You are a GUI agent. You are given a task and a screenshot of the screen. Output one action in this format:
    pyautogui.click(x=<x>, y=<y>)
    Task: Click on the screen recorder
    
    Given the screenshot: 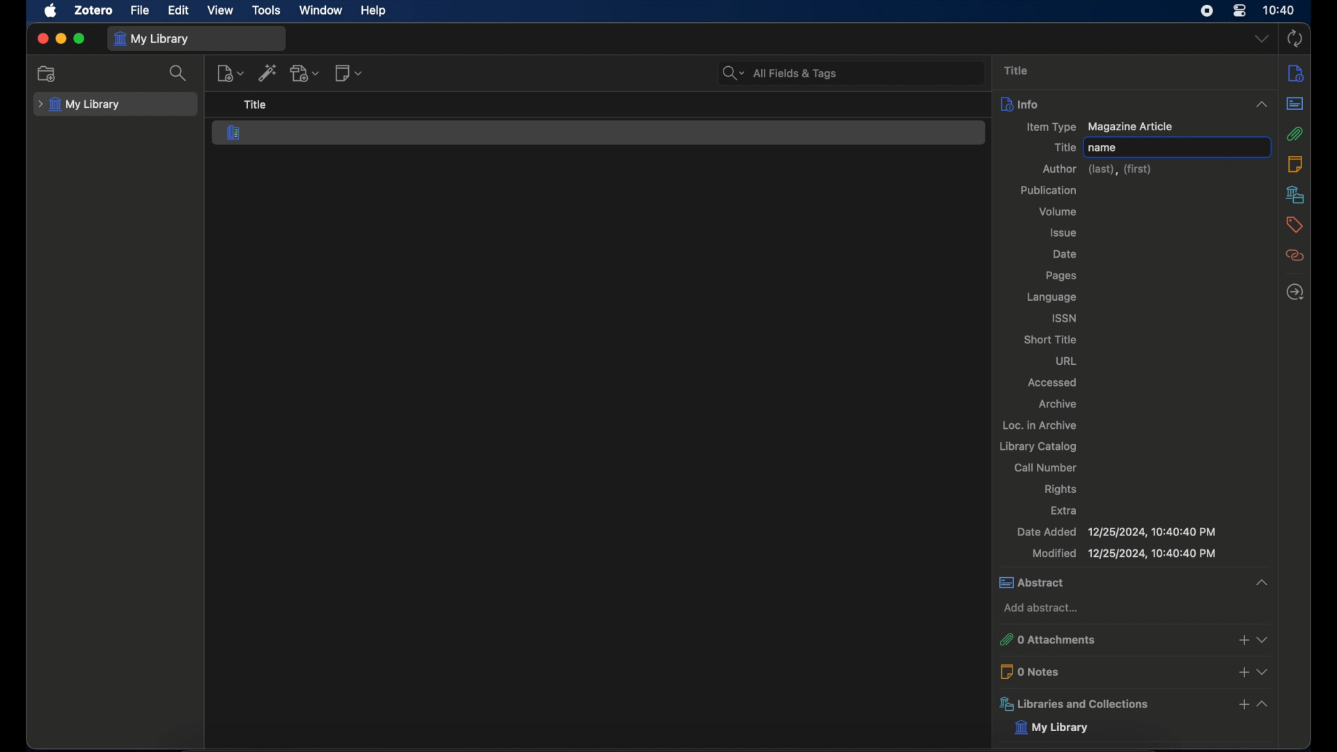 What is the action you would take?
    pyautogui.click(x=1208, y=11)
    